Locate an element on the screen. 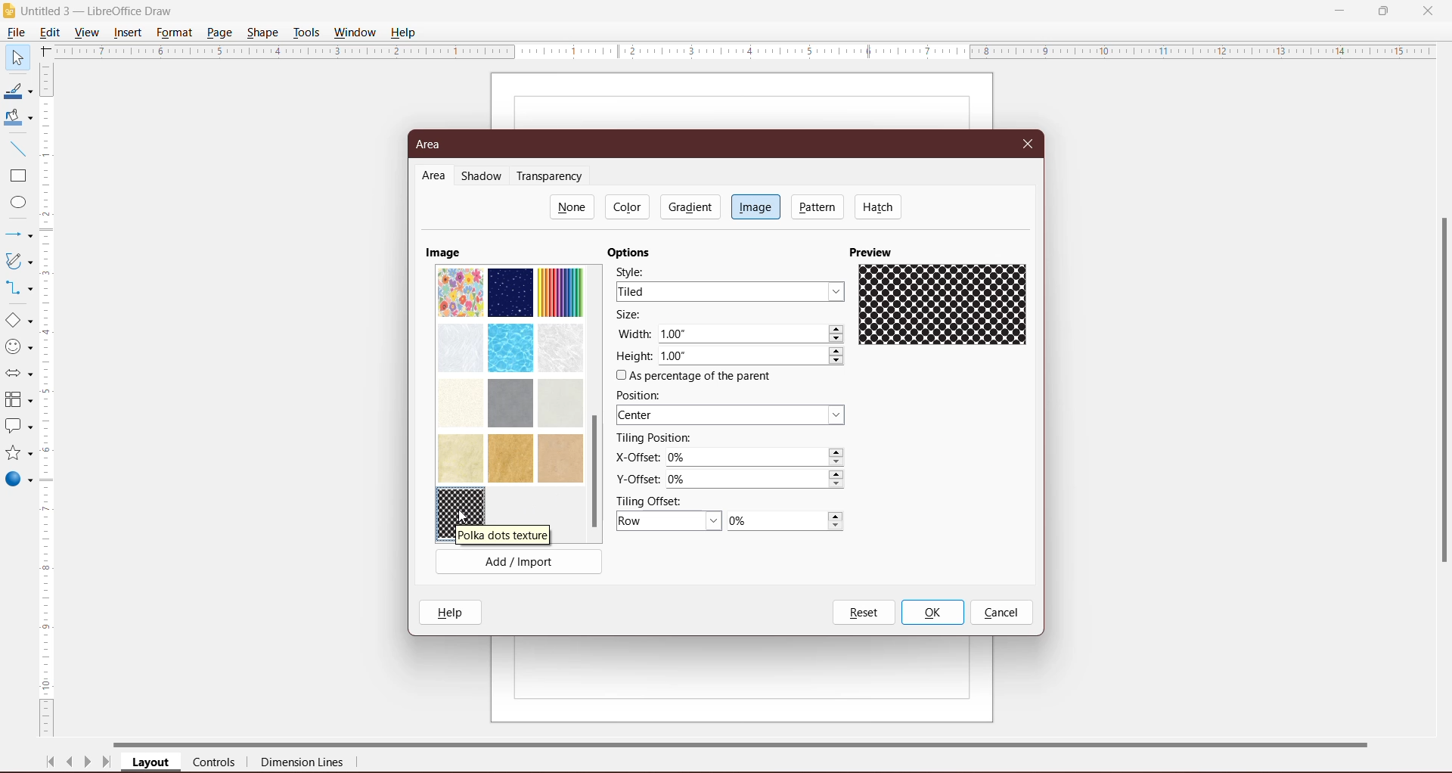 The height and width of the screenshot is (773, 1452). Select required style is located at coordinates (730, 291).